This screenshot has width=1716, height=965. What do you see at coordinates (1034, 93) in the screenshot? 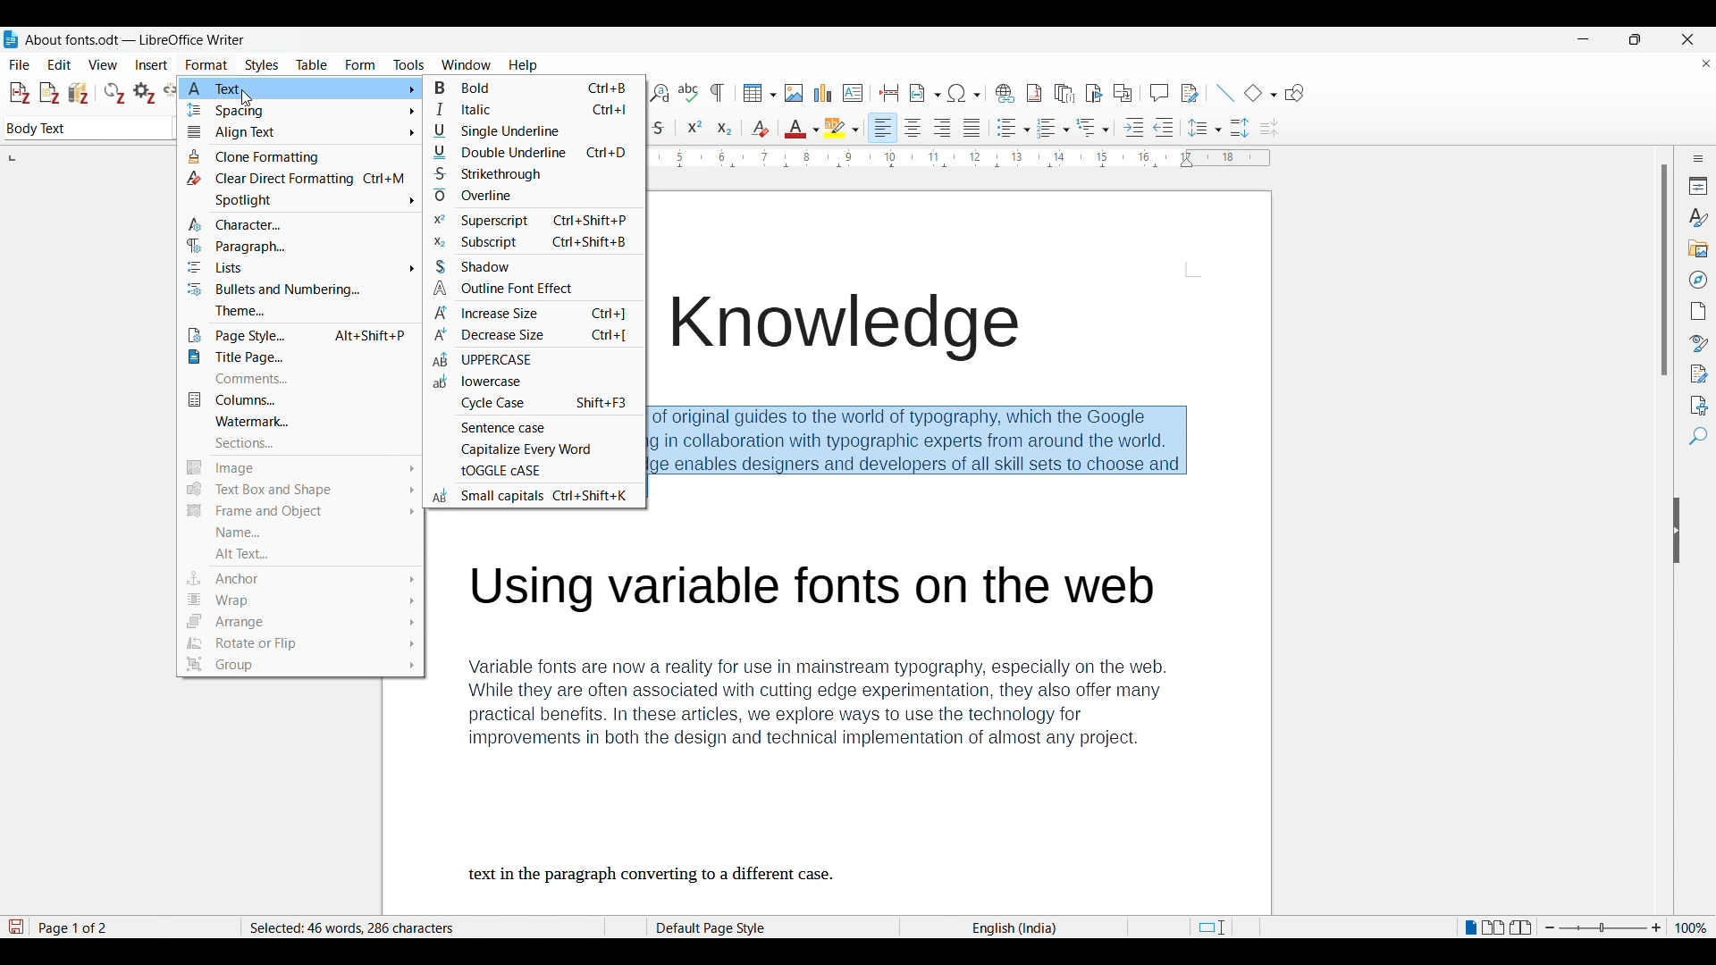
I see `Insert footnote` at bounding box center [1034, 93].